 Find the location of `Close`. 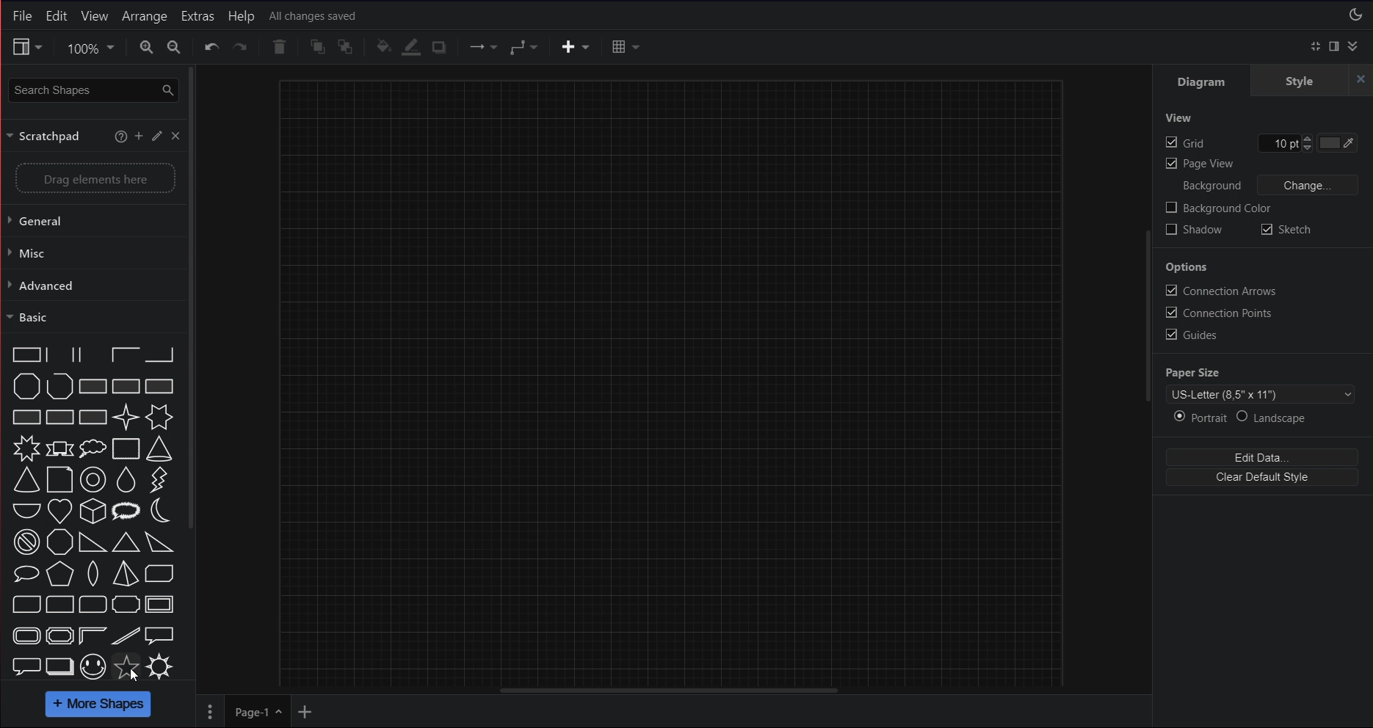

Close is located at coordinates (176, 136).